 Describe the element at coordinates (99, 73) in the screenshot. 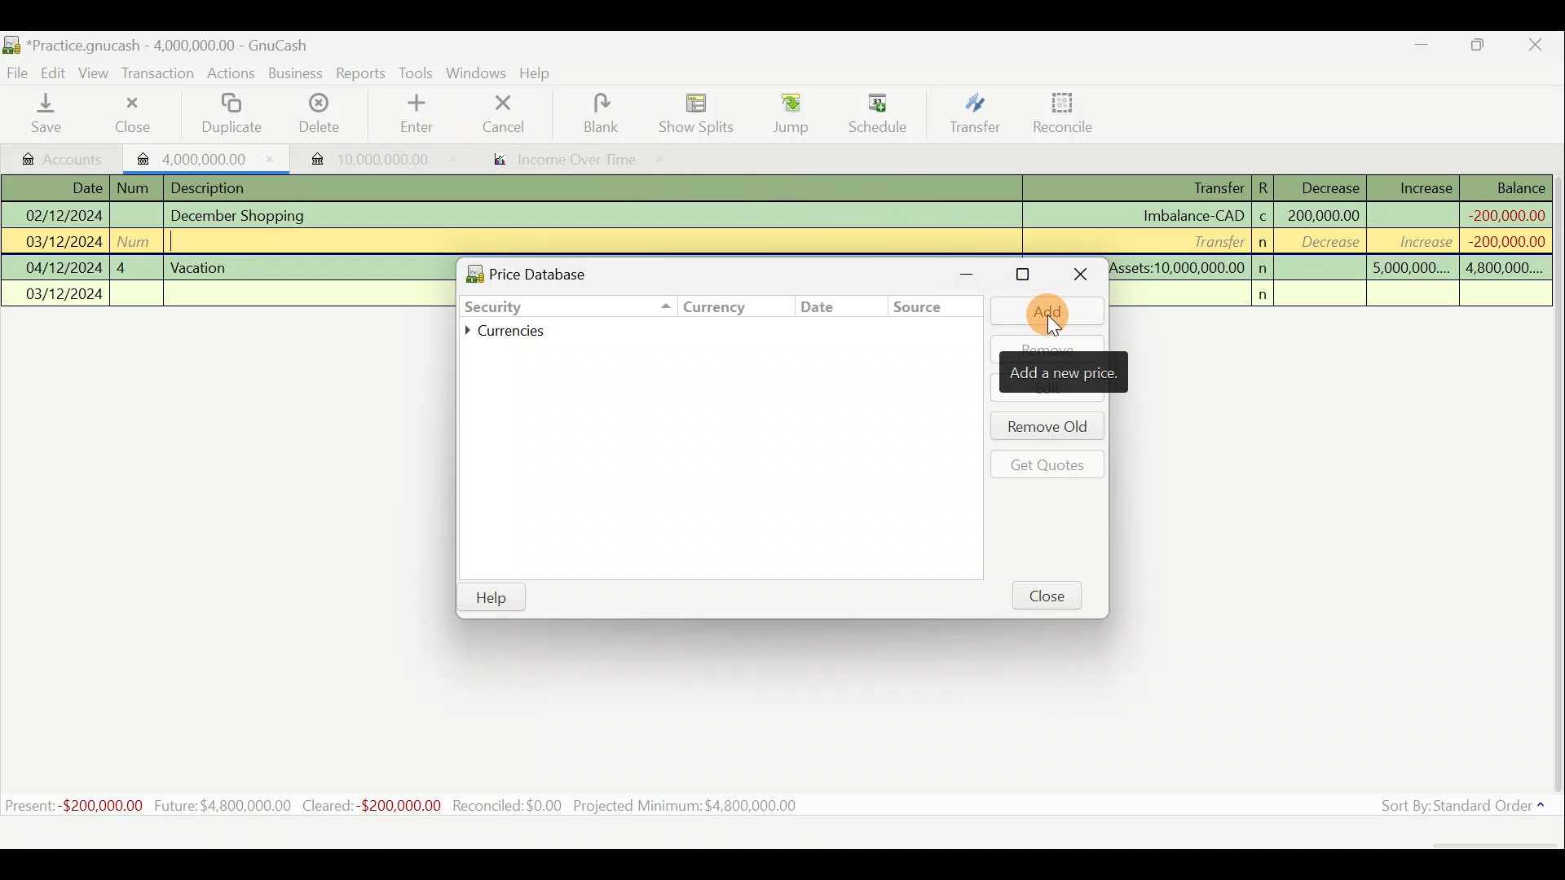

I see `View` at that location.